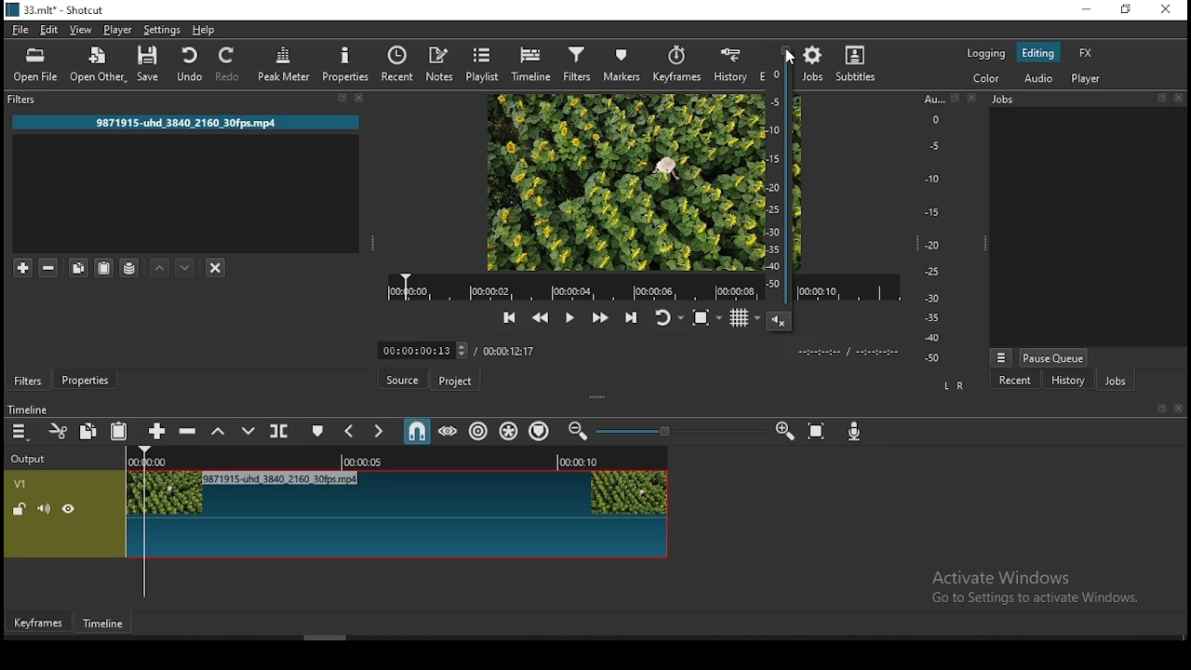 The width and height of the screenshot is (1191, 670). What do you see at coordinates (1019, 381) in the screenshot?
I see `recent` at bounding box center [1019, 381].